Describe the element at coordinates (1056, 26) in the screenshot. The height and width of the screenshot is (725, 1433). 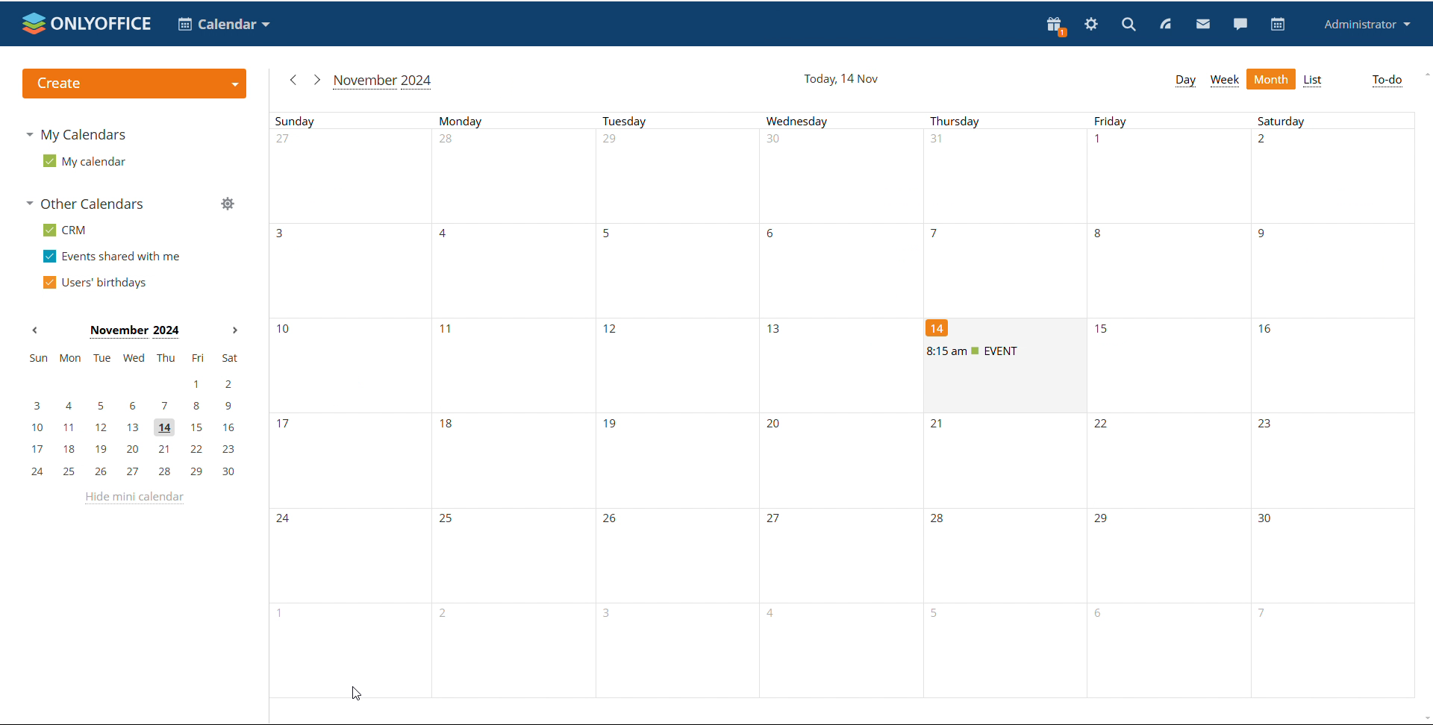
I see `reward` at that location.